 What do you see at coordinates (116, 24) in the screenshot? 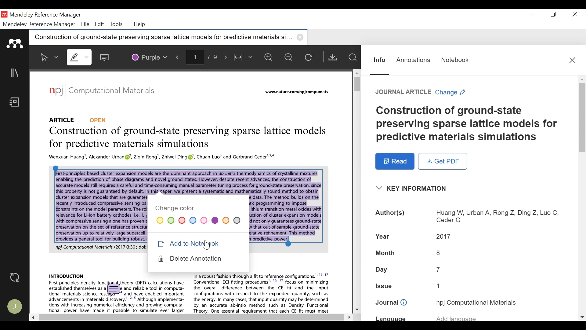
I see `Tools` at bounding box center [116, 24].